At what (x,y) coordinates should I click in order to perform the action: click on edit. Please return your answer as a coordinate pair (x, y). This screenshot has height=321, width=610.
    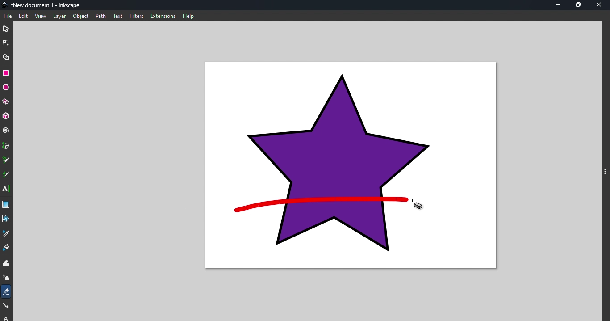
    Looking at the image, I should click on (24, 16).